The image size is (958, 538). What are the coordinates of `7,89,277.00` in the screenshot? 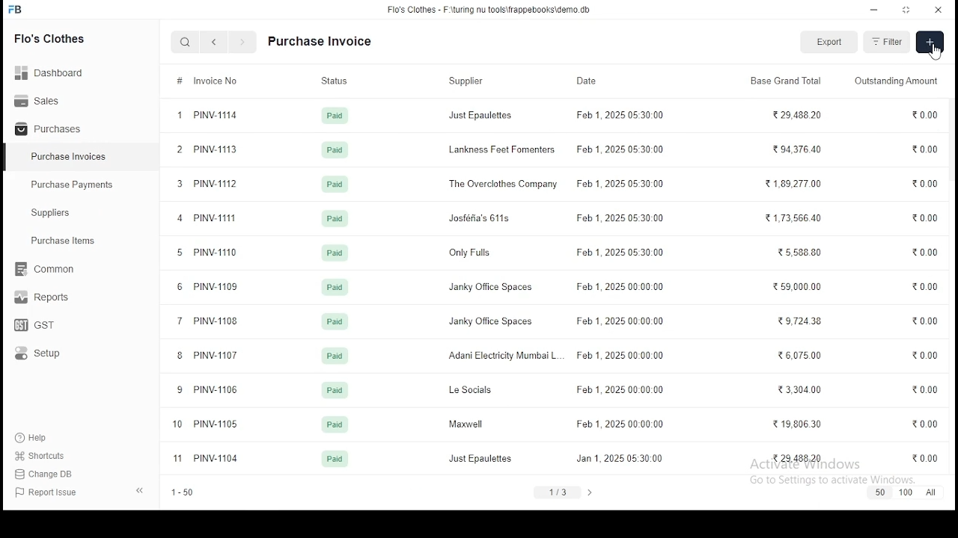 It's located at (796, 184).